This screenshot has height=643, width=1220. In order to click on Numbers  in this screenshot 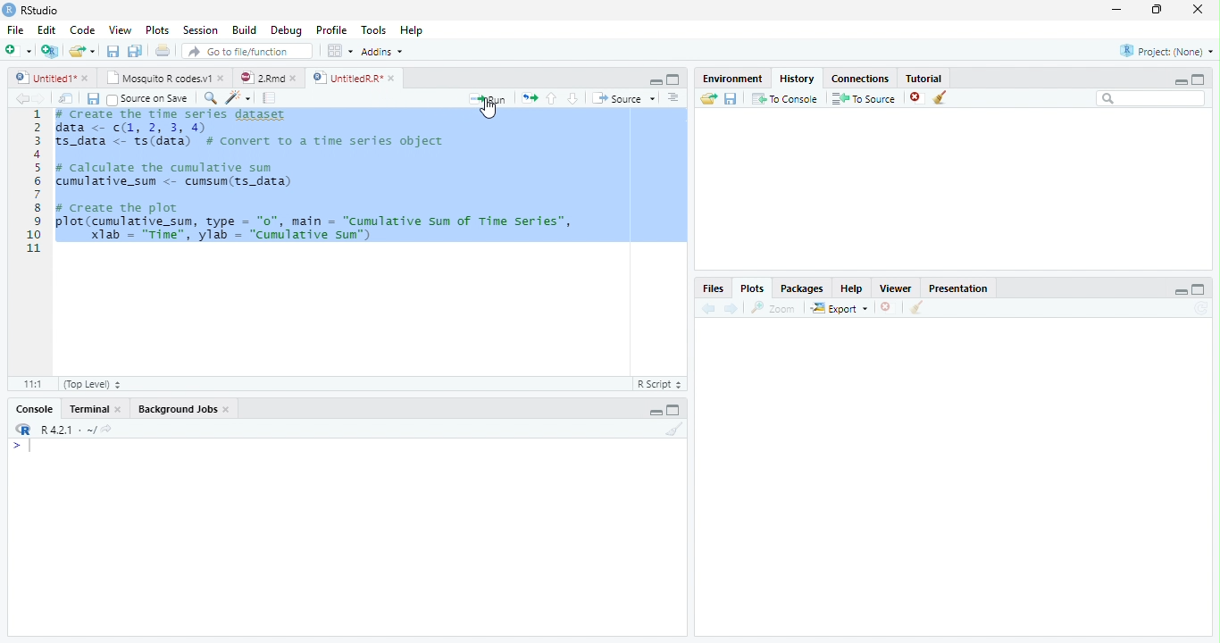, I will do `click(36, 183)`.